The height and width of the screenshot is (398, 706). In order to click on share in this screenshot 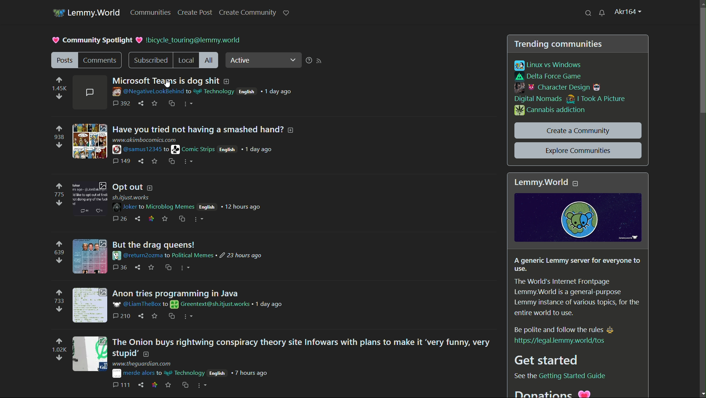, I will do `click(138, 219)`.